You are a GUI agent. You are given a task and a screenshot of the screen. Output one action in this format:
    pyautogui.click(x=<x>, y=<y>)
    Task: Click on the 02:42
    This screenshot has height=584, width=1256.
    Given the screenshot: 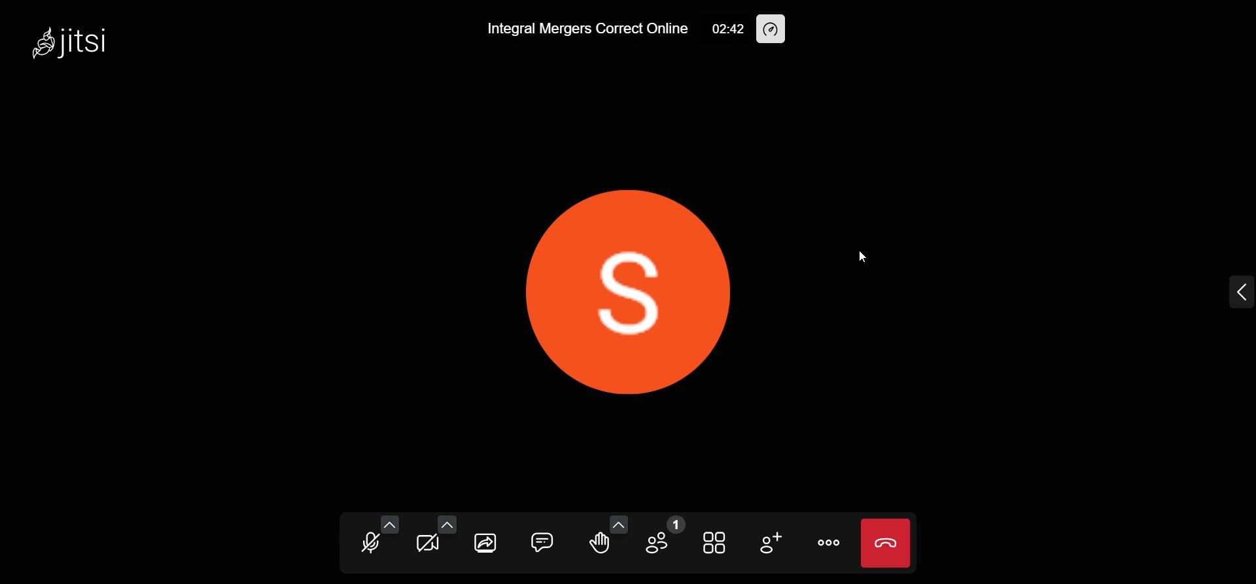 What is the action you would take?
    pyautogui.click(x=726, y=28)
    